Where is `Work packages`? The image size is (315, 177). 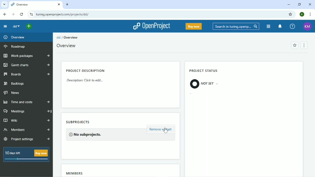
Work packages is located at coordinates (27, 56).